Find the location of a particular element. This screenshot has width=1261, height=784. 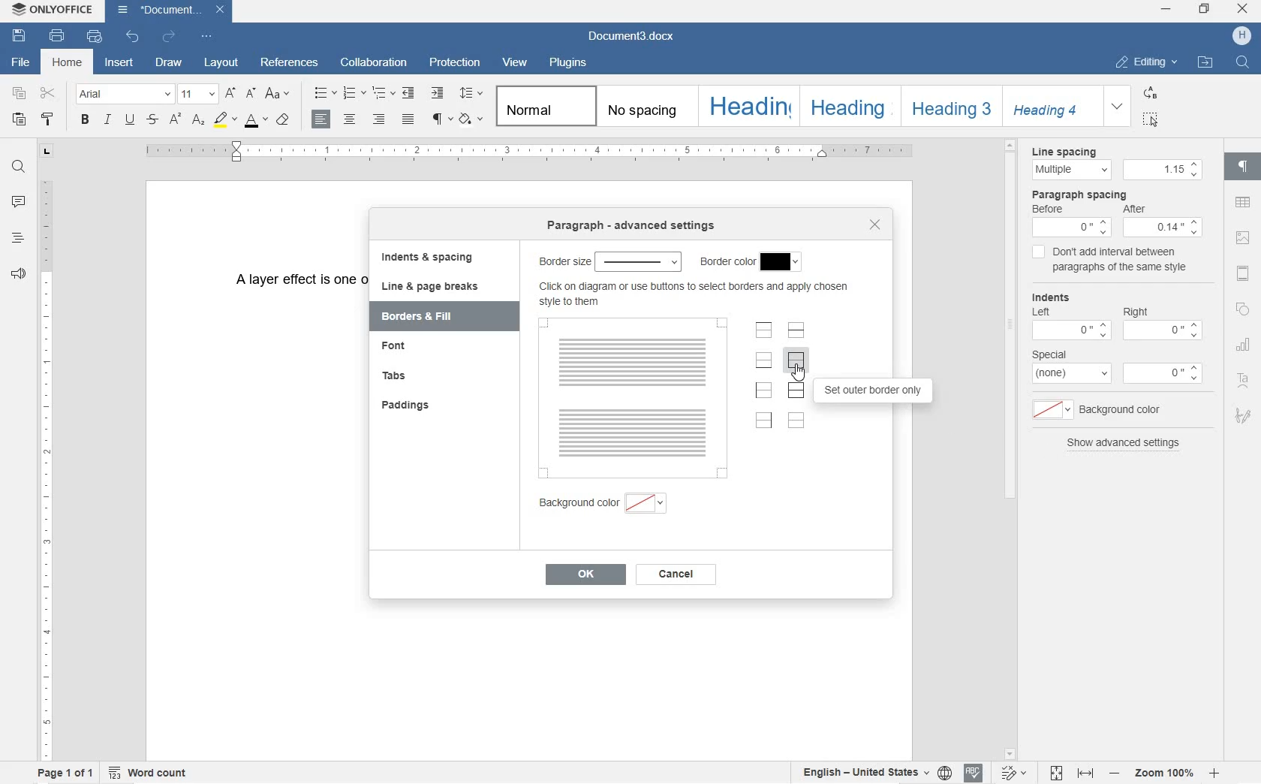

RULER is located at coordinates (531, 152).